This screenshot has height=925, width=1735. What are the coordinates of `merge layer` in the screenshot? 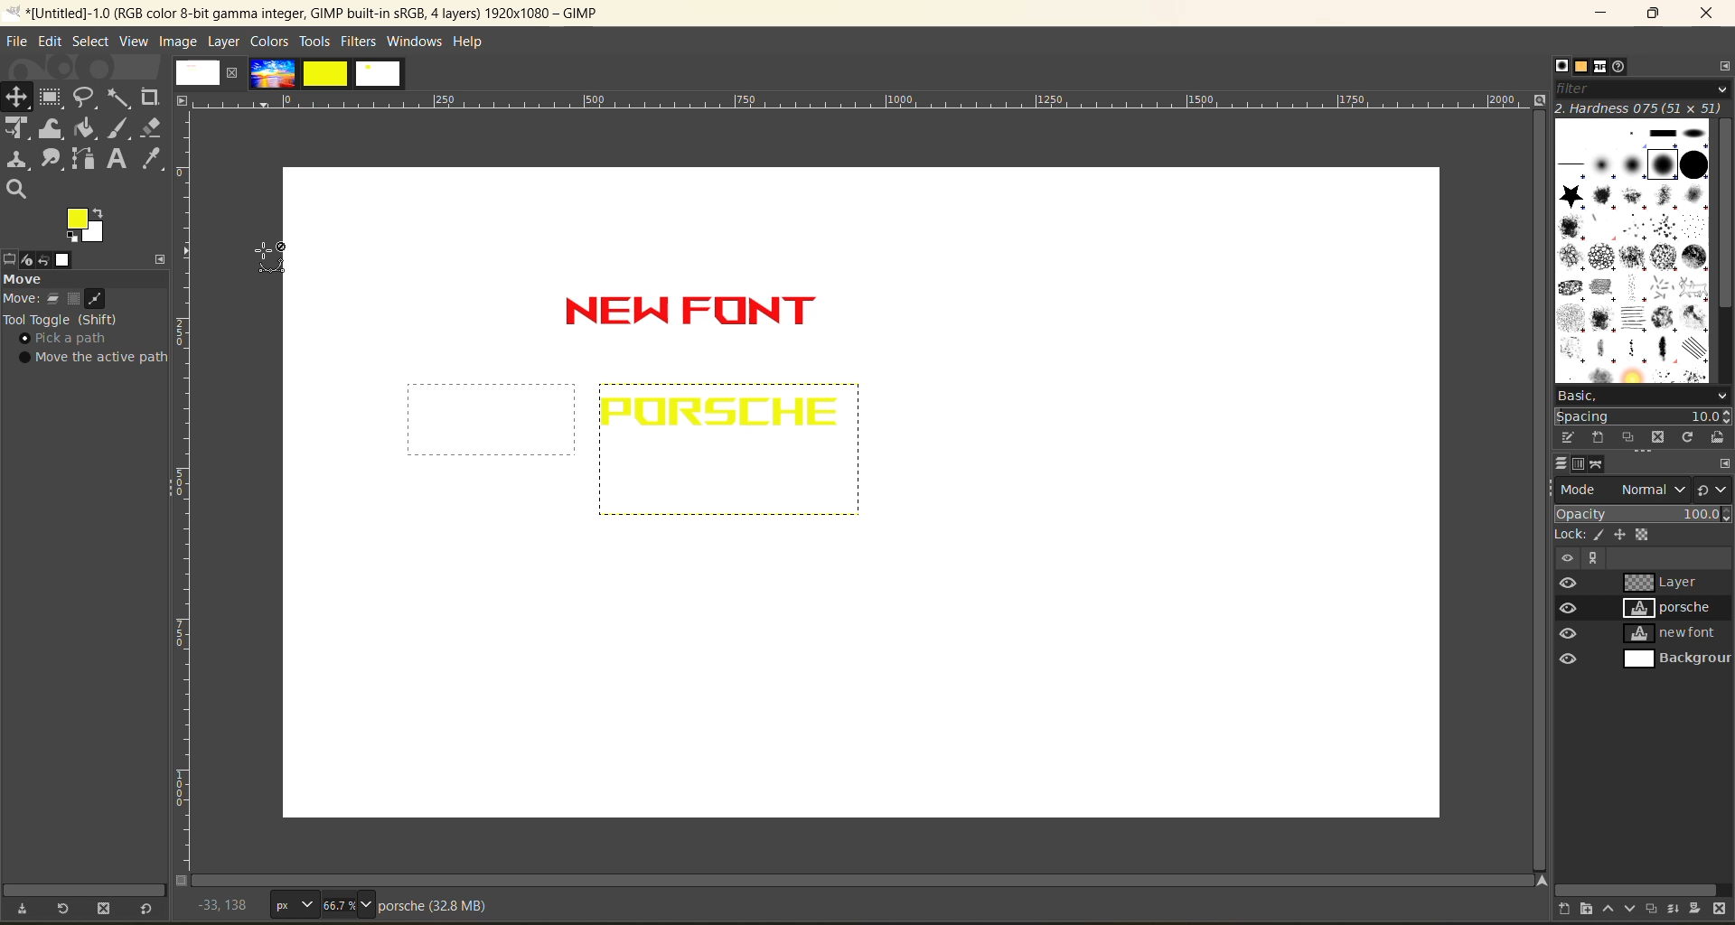 It's located at (1676, 908).